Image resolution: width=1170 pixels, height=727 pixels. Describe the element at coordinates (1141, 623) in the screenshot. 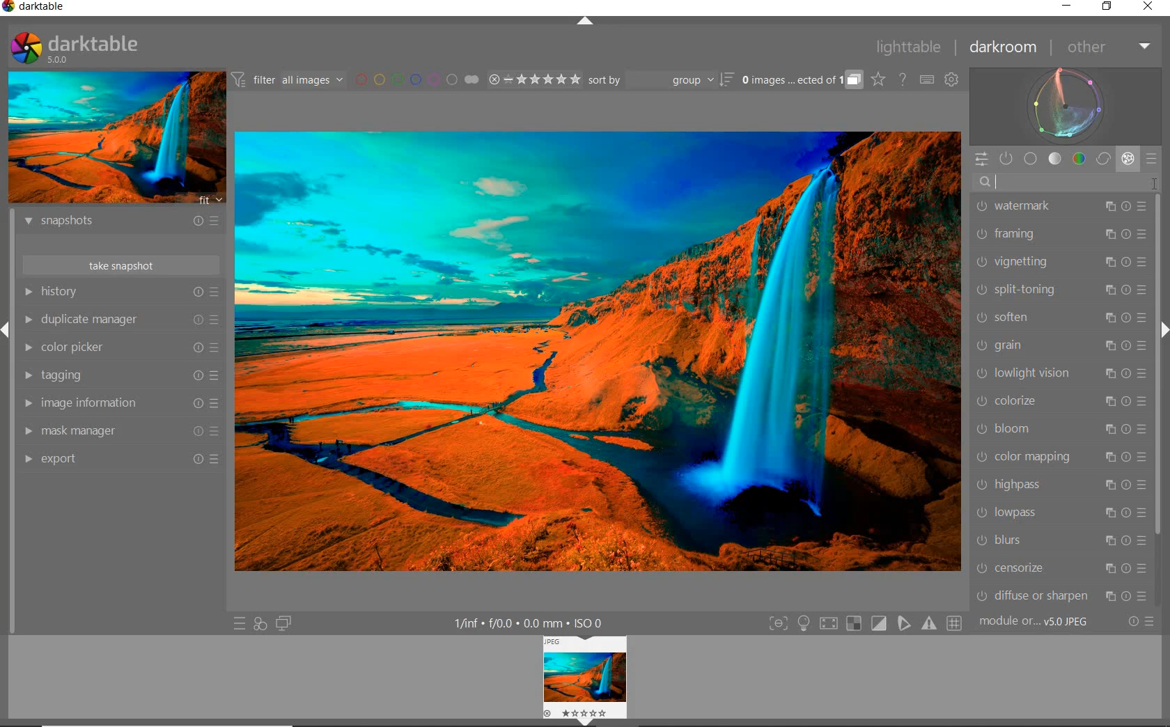

I see `RESET OR PRESETS & PREFERENCES` at that location.